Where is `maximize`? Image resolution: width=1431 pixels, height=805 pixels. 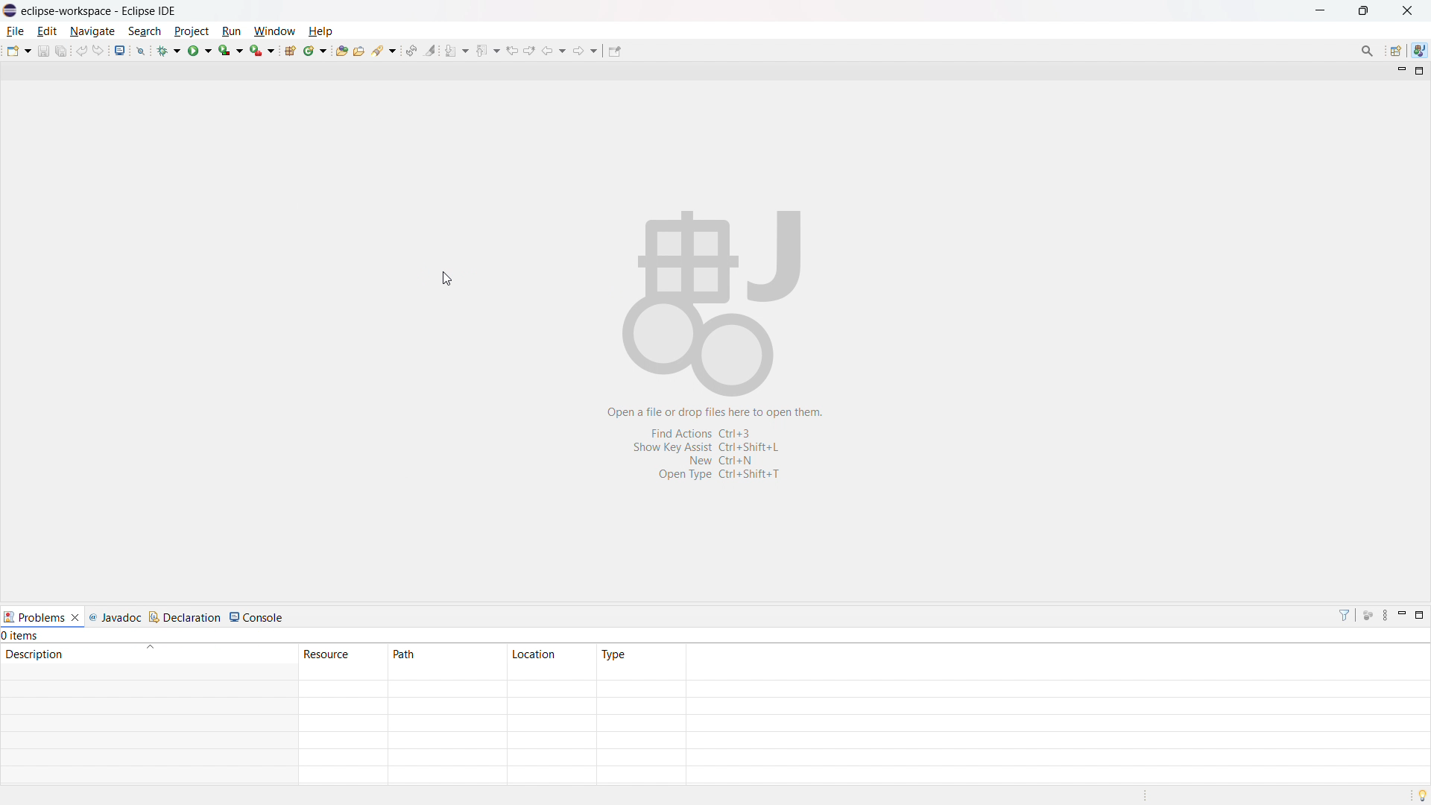
maximize is located at coordinates (1362, 11).